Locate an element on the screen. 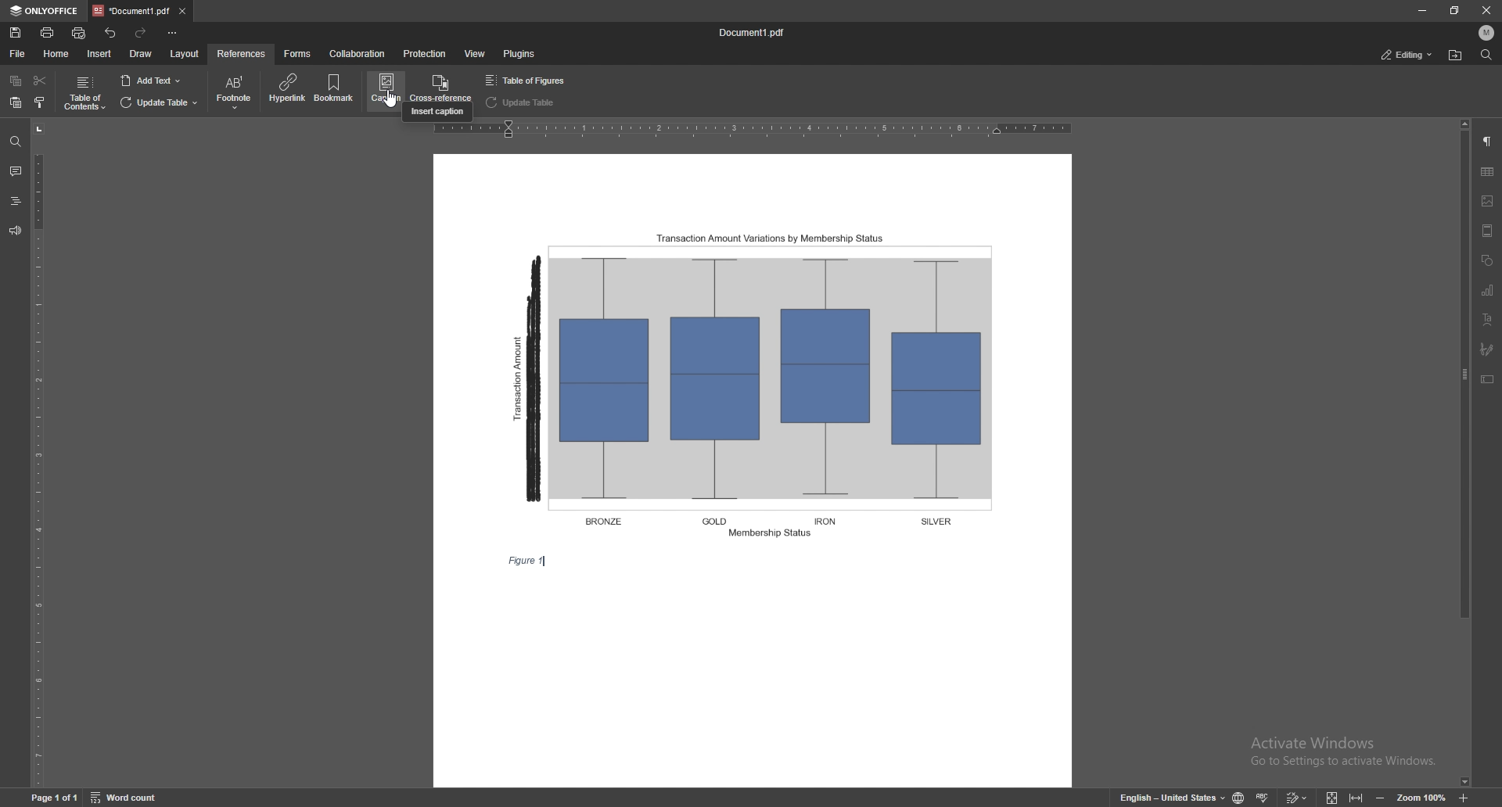 The height and width of the screenshot is (807, 1502). text box is located at coordinates (1488, 378).